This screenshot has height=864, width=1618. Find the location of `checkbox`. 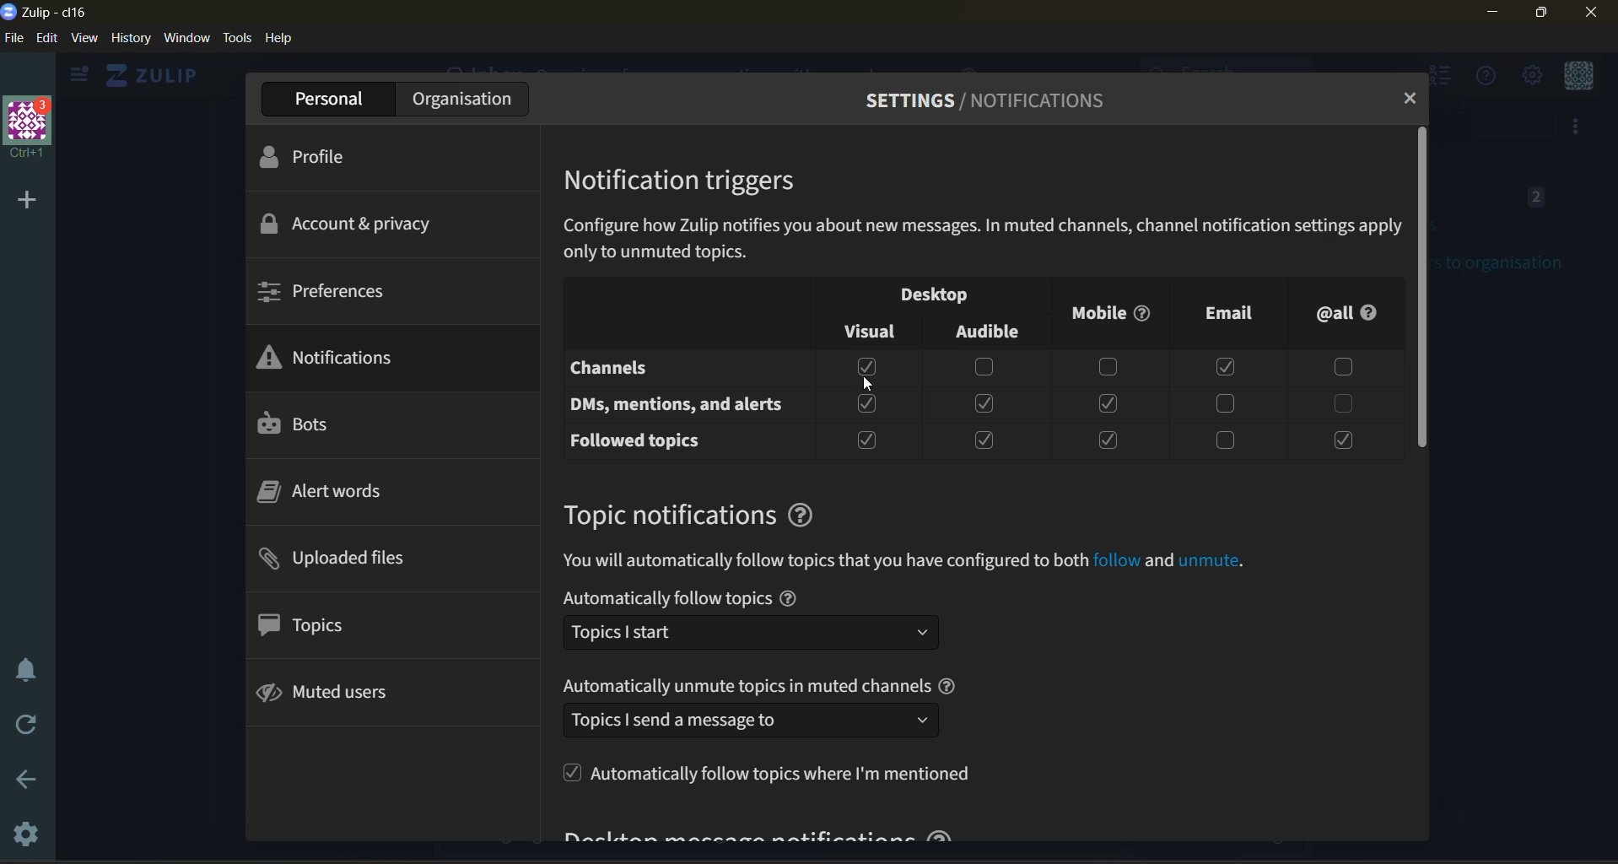

checkbox is located at coordinates (984, 369).